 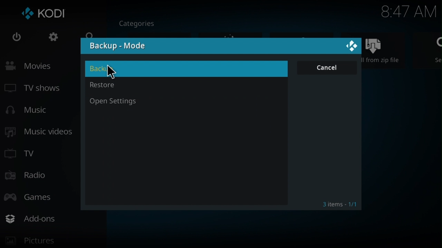 What do you see at coordinates (32, 111) in the screenshot?
I see `Music` at bounding box center [32, 111].